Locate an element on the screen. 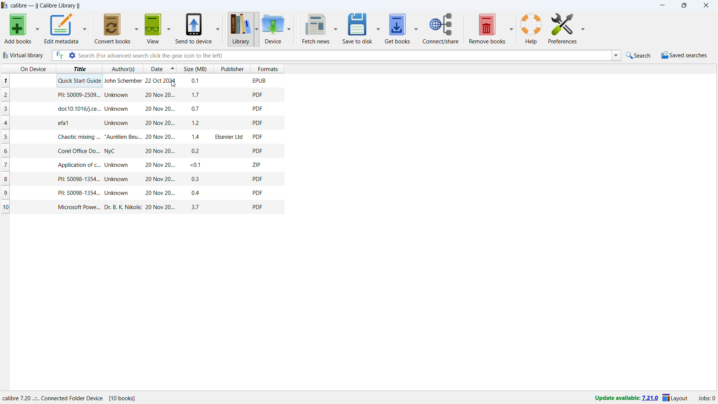 Image resolution: width=718 pixels, height=404 pixels. search history is located at coordinates (616, 55).